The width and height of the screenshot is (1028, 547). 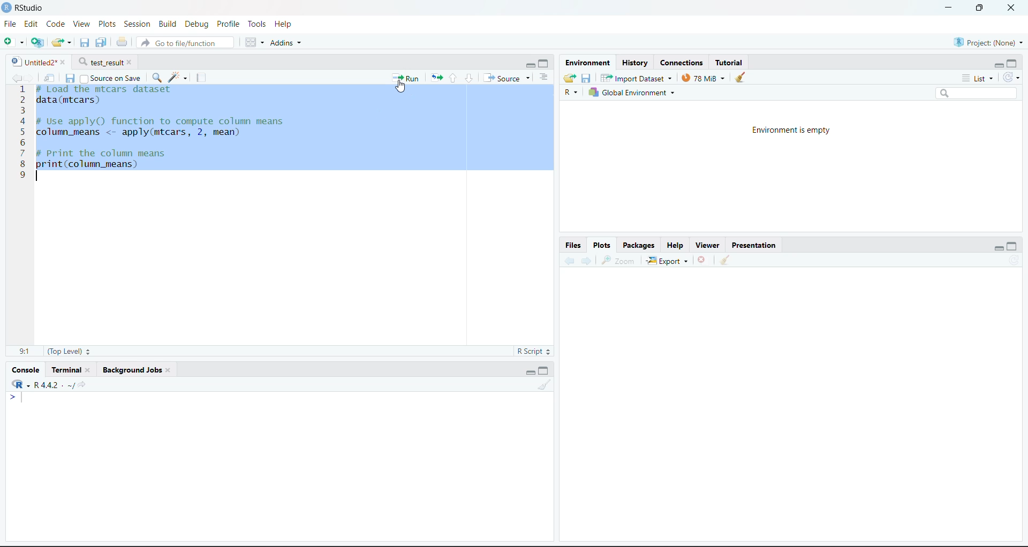 What do you see at coordinates (202, 77) in the screenshot?
I see `Compile Report (Ctrl + Shift + K)` at bounding box center [202, 77].